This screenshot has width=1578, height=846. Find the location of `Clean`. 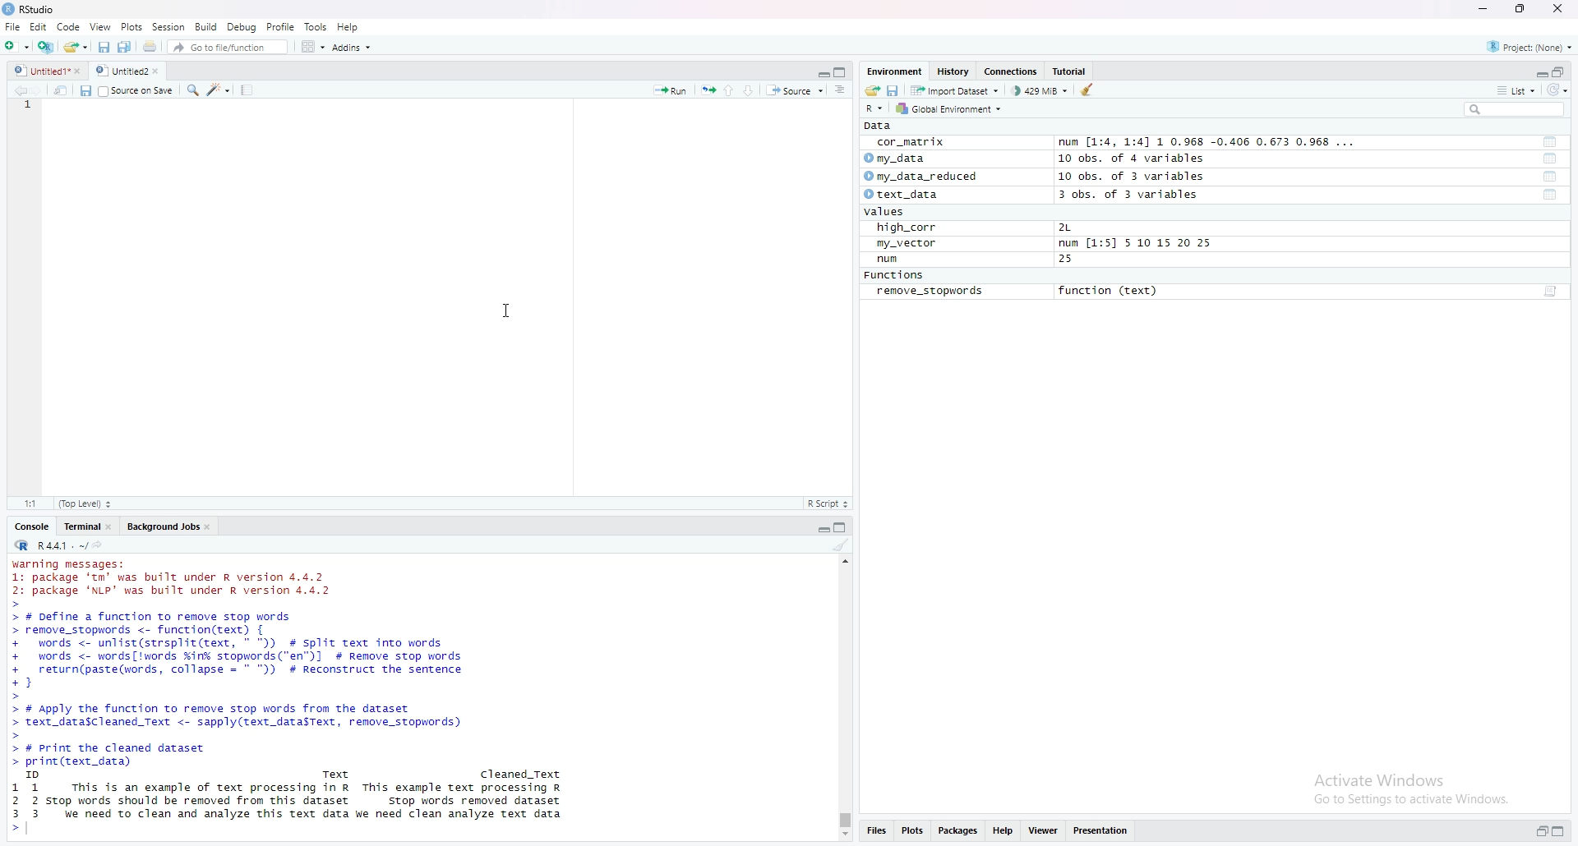

Clean is located at coordinates (1092, 90).